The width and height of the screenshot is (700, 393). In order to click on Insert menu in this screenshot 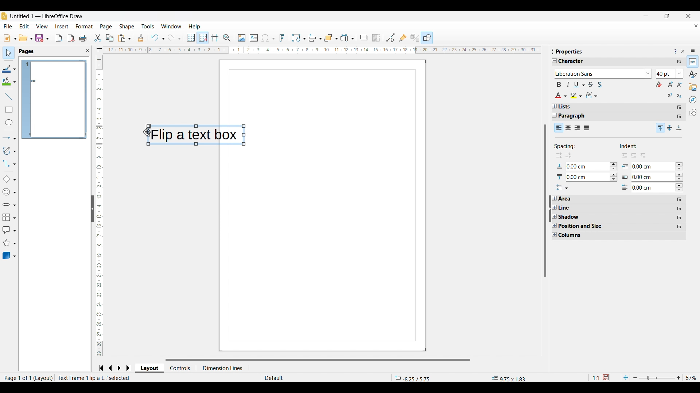, I will do `click(62, 27)`.